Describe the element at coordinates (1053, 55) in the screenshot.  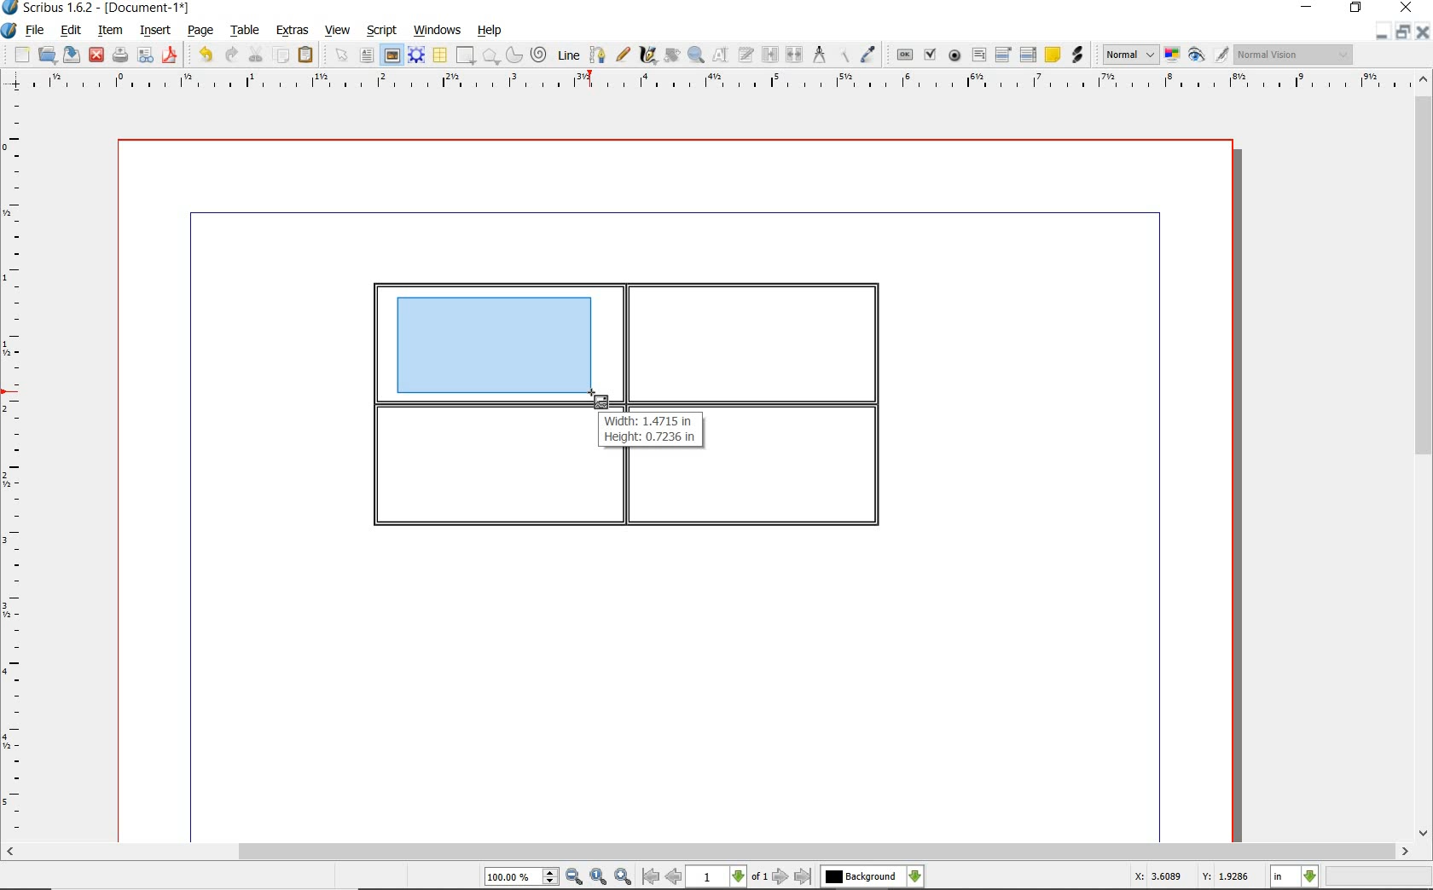
I see `text annotation` at that location.